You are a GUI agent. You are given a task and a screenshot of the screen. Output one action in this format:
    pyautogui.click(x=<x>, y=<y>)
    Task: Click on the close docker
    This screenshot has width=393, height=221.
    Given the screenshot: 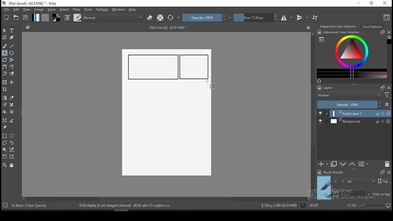 What is the action you would take?
    pyautogui.click(x=389, y=87)
    